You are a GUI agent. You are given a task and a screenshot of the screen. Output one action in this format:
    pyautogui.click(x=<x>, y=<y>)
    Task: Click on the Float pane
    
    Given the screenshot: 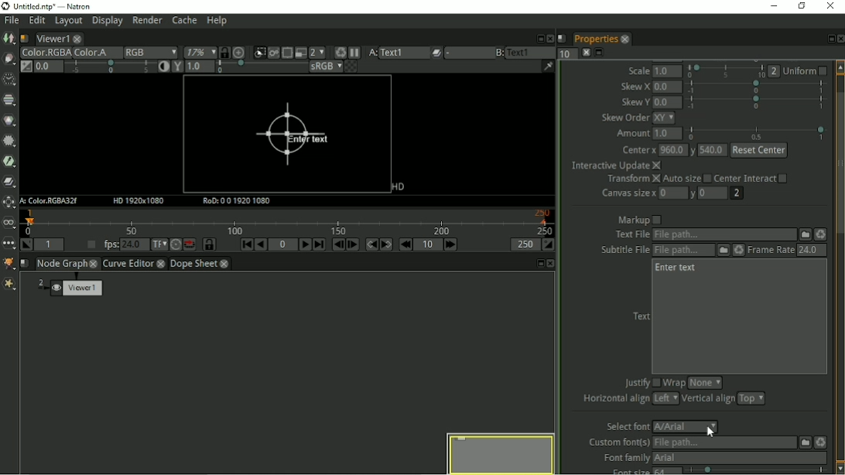 What is the action you would take?
    pyautogui.click(x=828, y=39)
    